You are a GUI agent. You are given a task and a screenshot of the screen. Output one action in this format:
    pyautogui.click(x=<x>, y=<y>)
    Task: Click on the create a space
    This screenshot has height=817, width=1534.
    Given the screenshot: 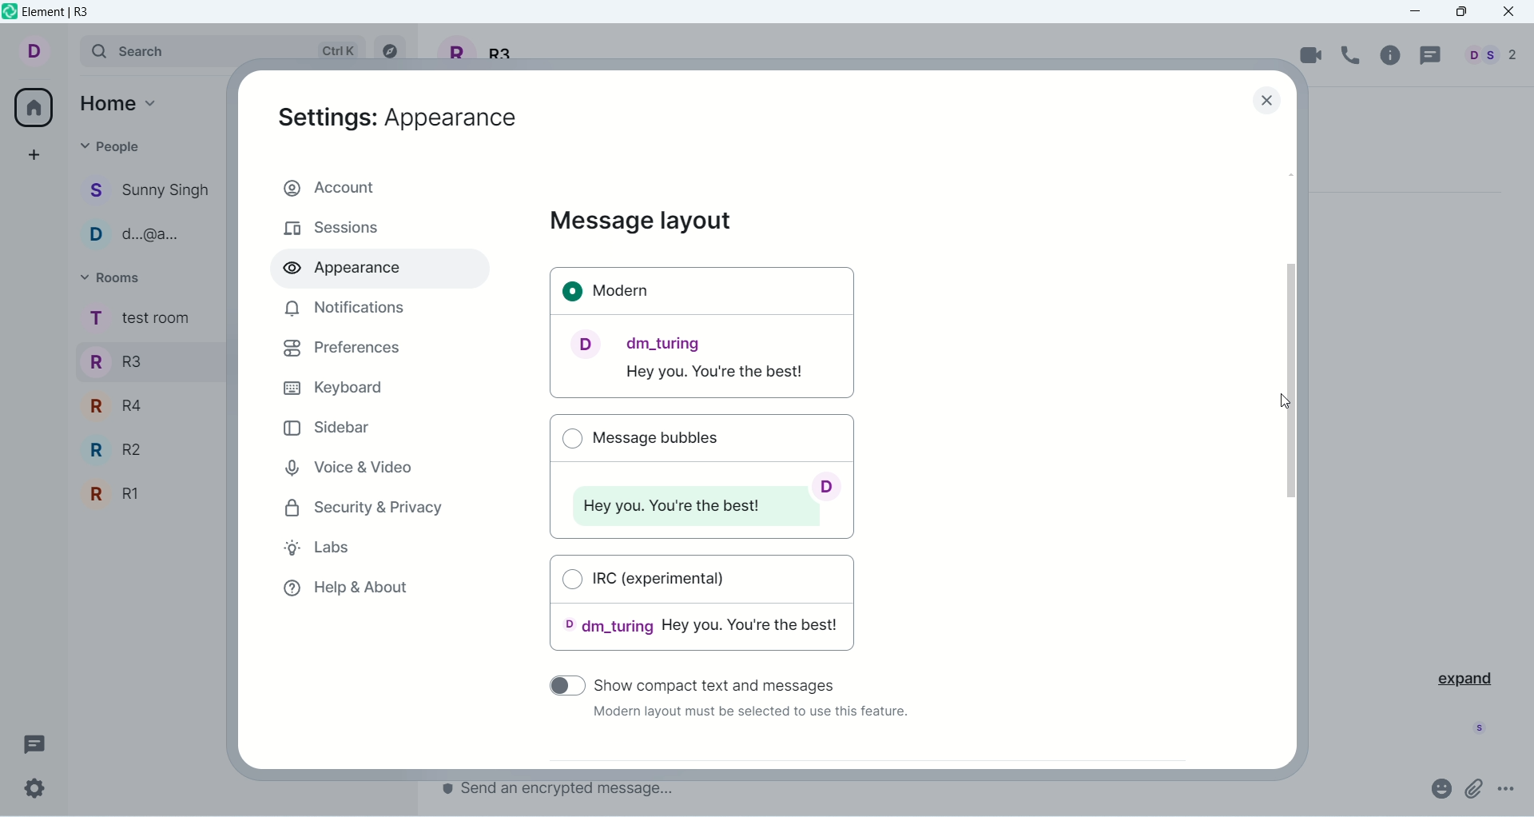 What is the action you would take?
    pyautogui.click(x=34, y=154)
    